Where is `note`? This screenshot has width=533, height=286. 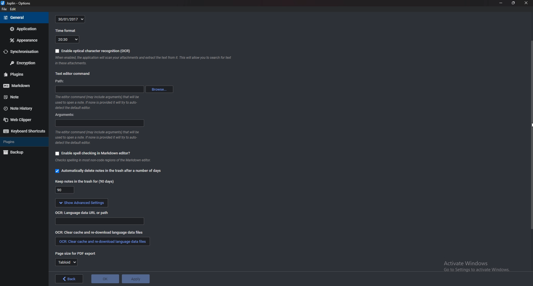 note is located at coordinates (19, 97).